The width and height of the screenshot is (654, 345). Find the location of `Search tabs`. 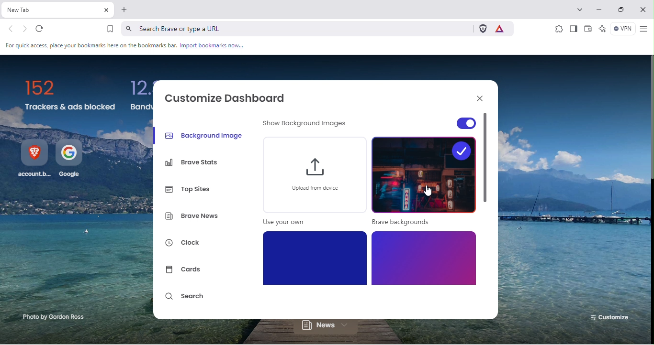

Search tabs is located at coordinates (582, 9).